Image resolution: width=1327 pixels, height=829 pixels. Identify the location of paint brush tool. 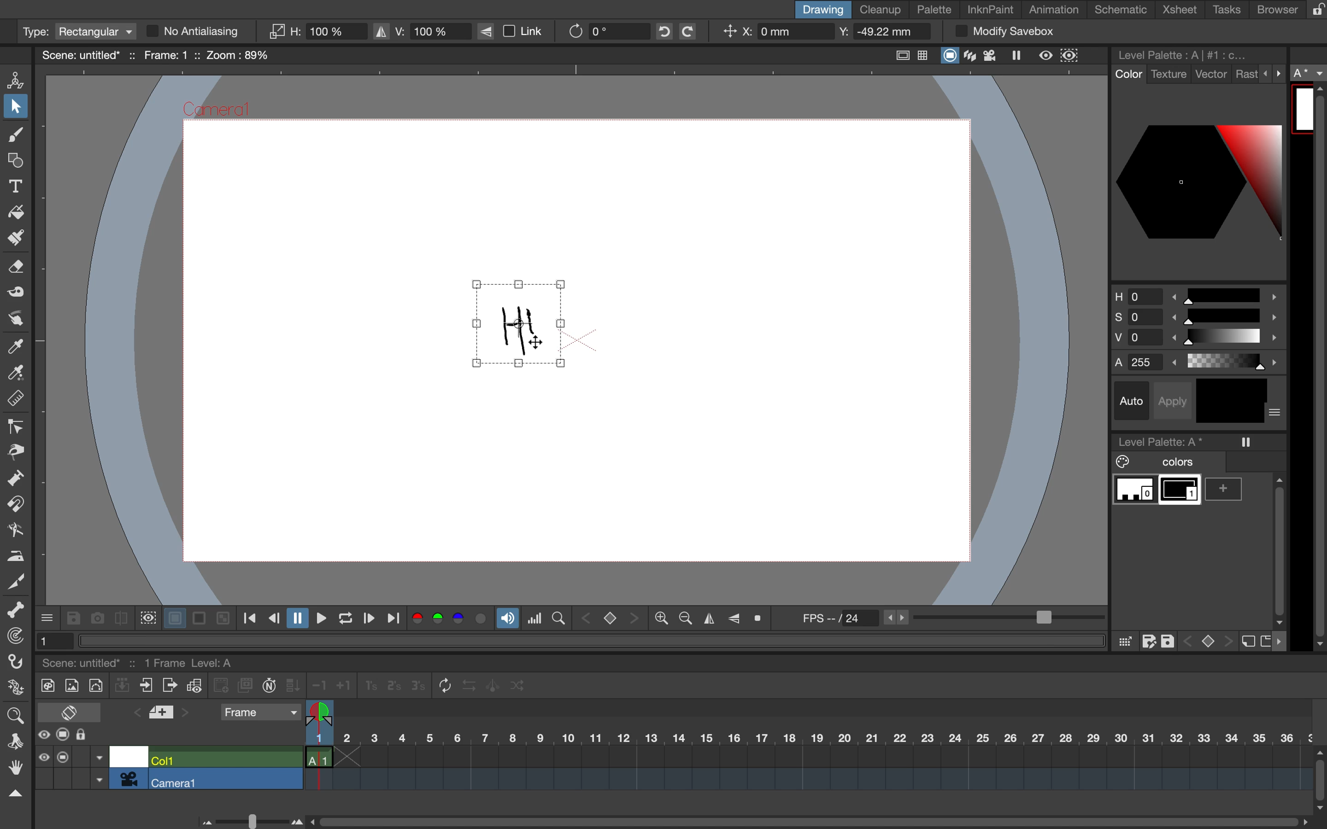
(13, 240).